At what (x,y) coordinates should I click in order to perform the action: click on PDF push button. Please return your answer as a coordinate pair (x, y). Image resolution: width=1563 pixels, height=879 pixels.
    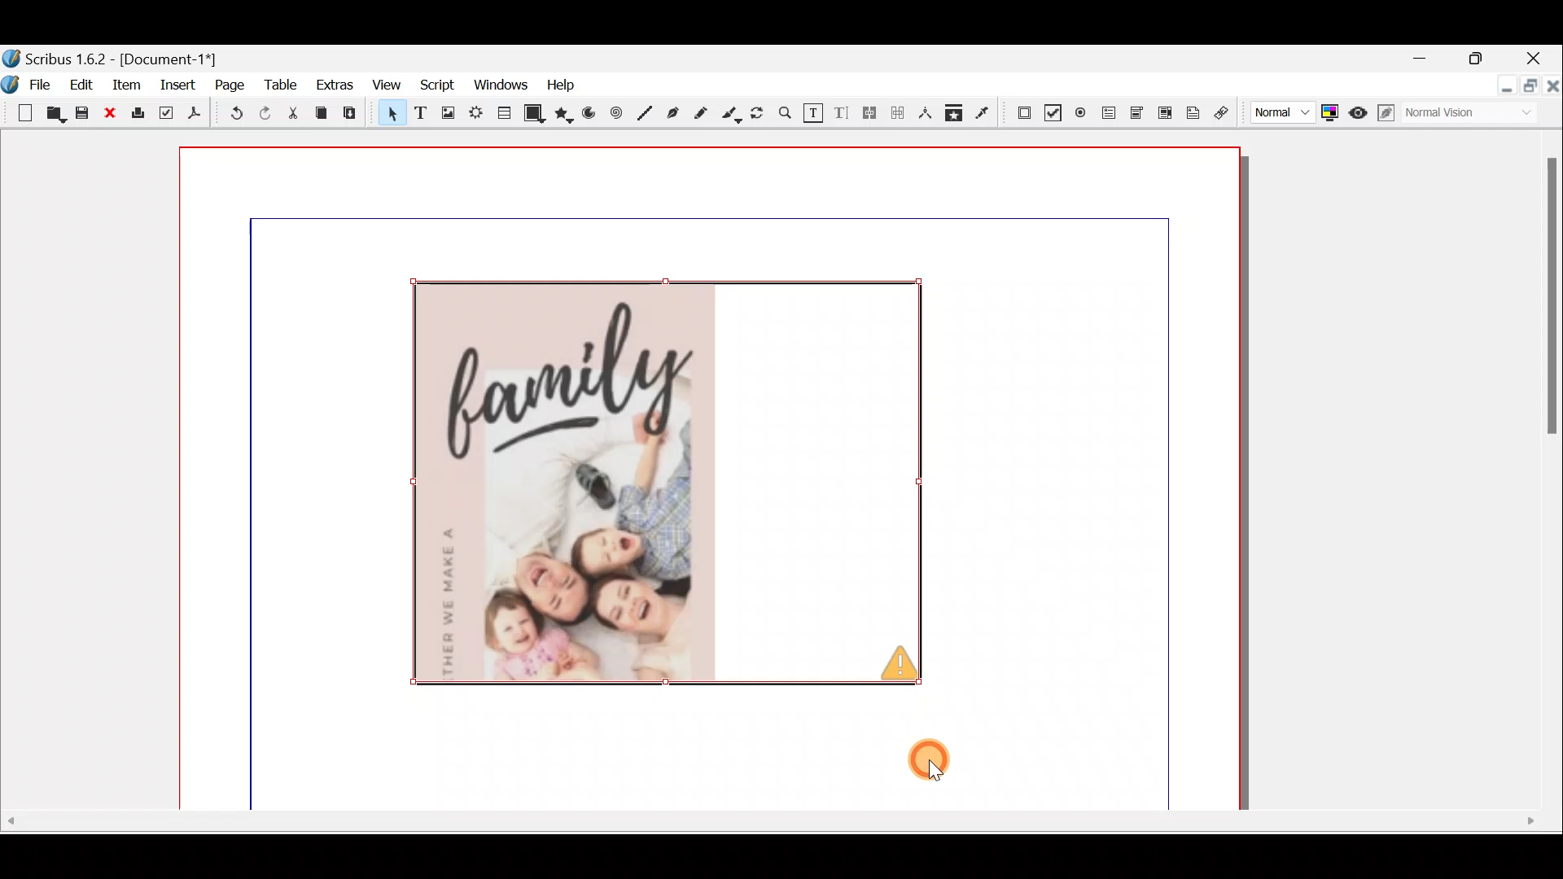
    Looking at the image, I should click on (1018, 111).